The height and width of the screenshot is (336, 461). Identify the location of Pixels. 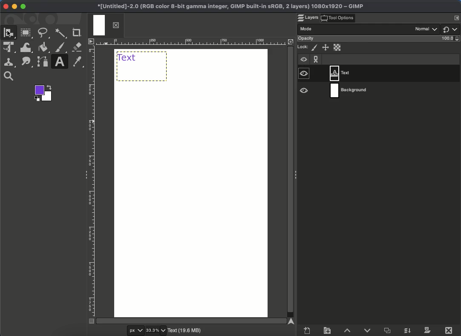
(314, 48).